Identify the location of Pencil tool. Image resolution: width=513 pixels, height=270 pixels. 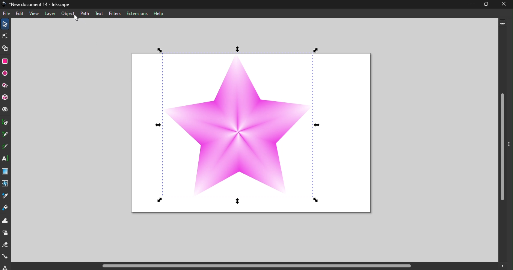
(5, 134).